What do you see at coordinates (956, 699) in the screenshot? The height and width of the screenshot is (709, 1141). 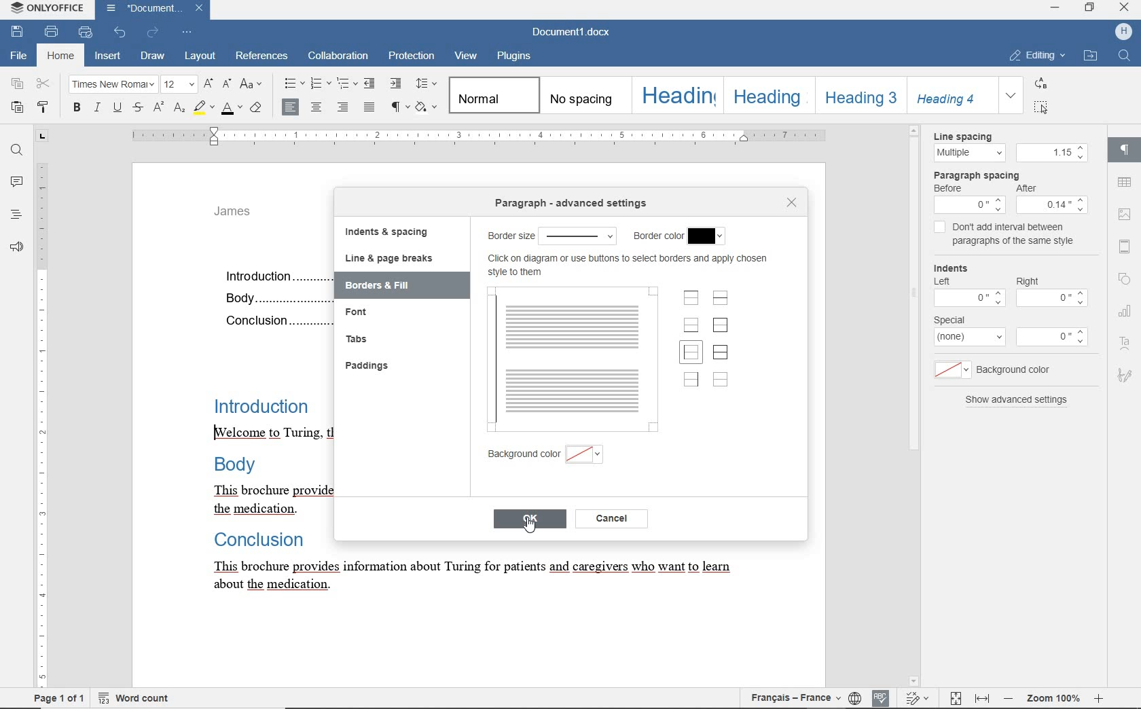 I see `track changes` at bounding box center [956, 699].